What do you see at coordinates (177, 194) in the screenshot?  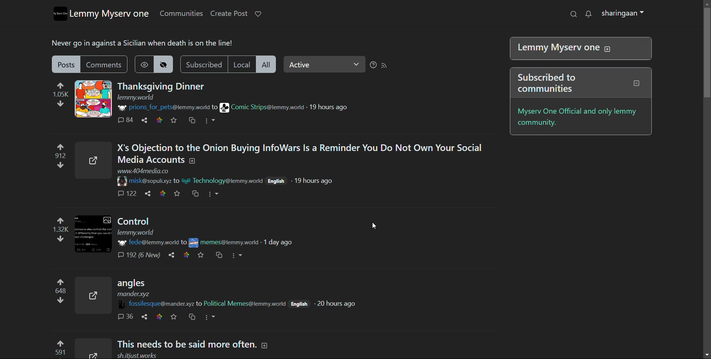 I see `favorite` at bounding box center [177, 194].